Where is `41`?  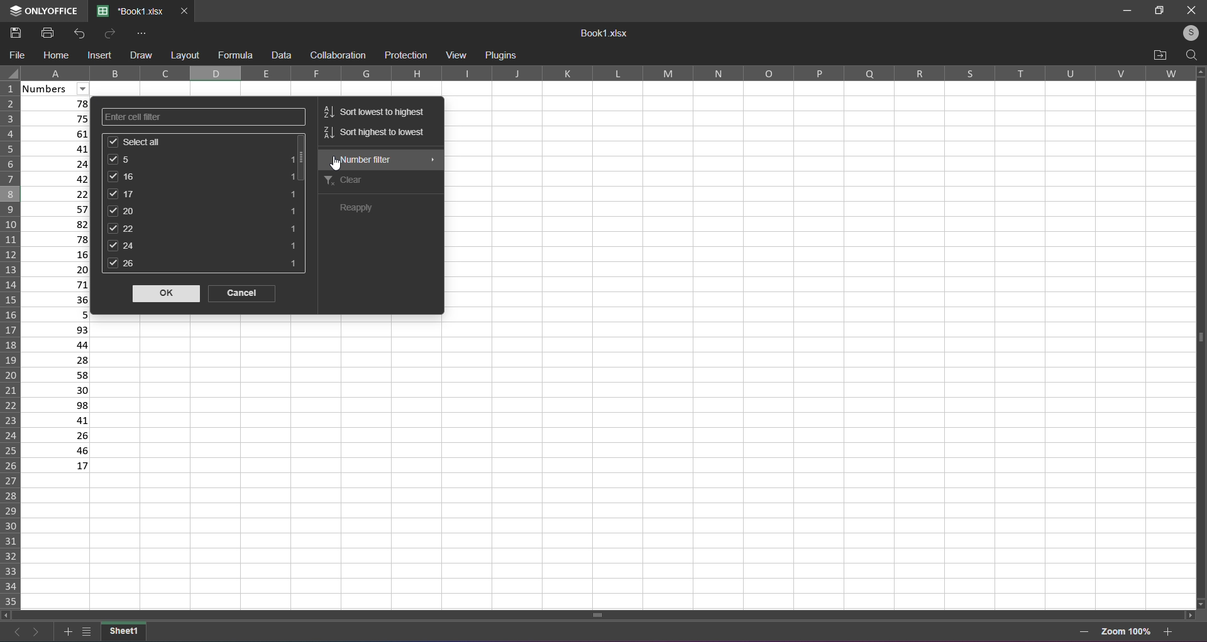
41 is located at coordinates (58, 148).